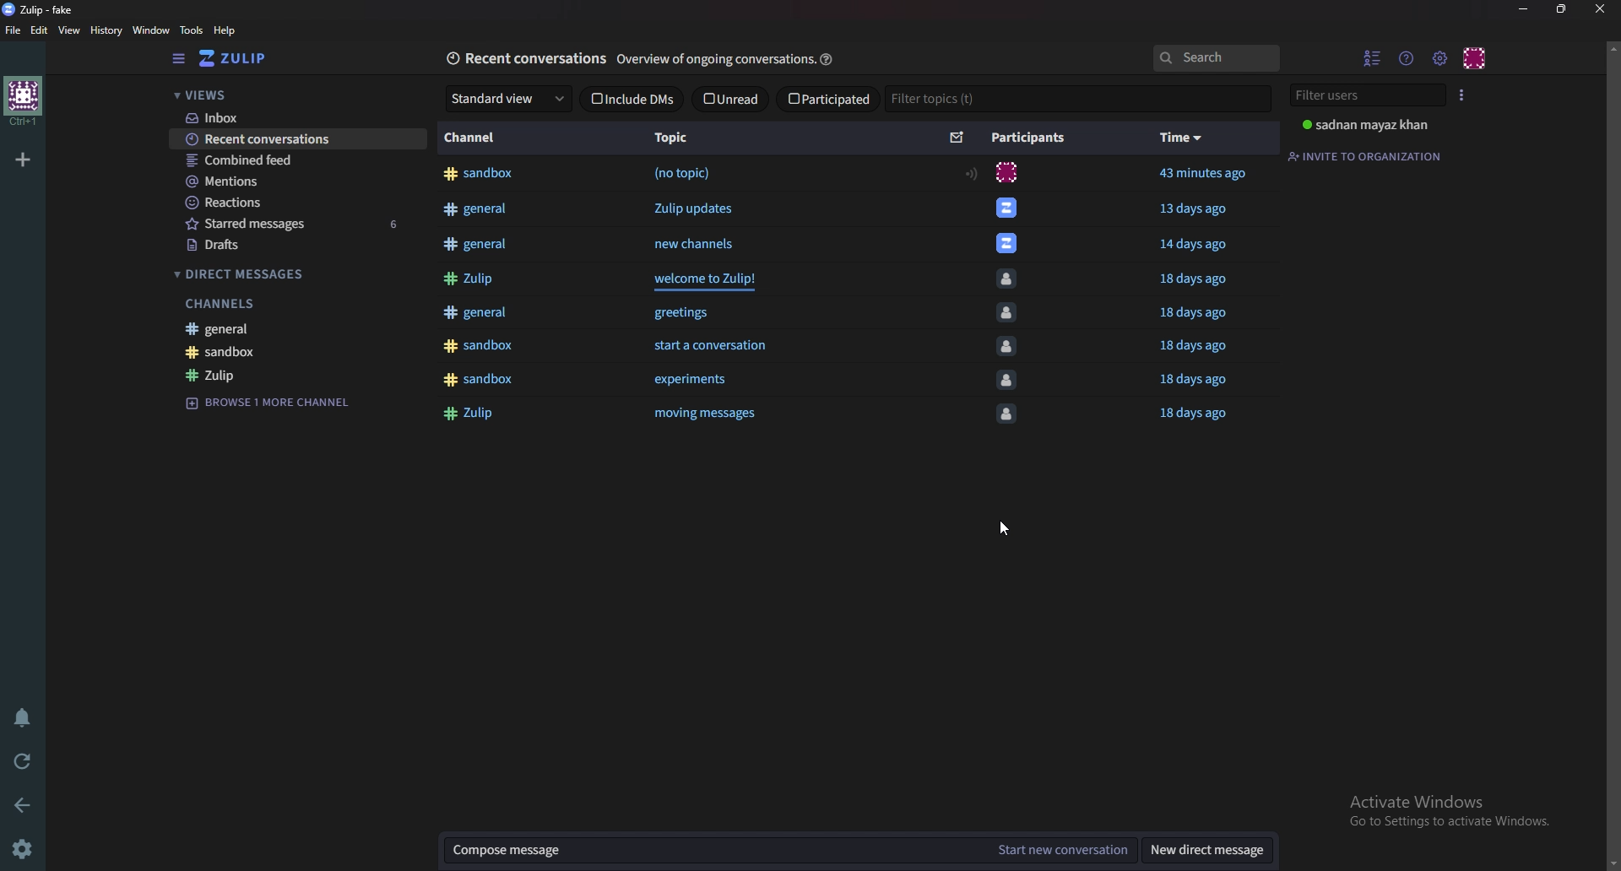 The image size is (1621, 871). What do you see at coordinates (21, 158) in the screenshot?
I see `Add organization` at bounding box center [21, 158].